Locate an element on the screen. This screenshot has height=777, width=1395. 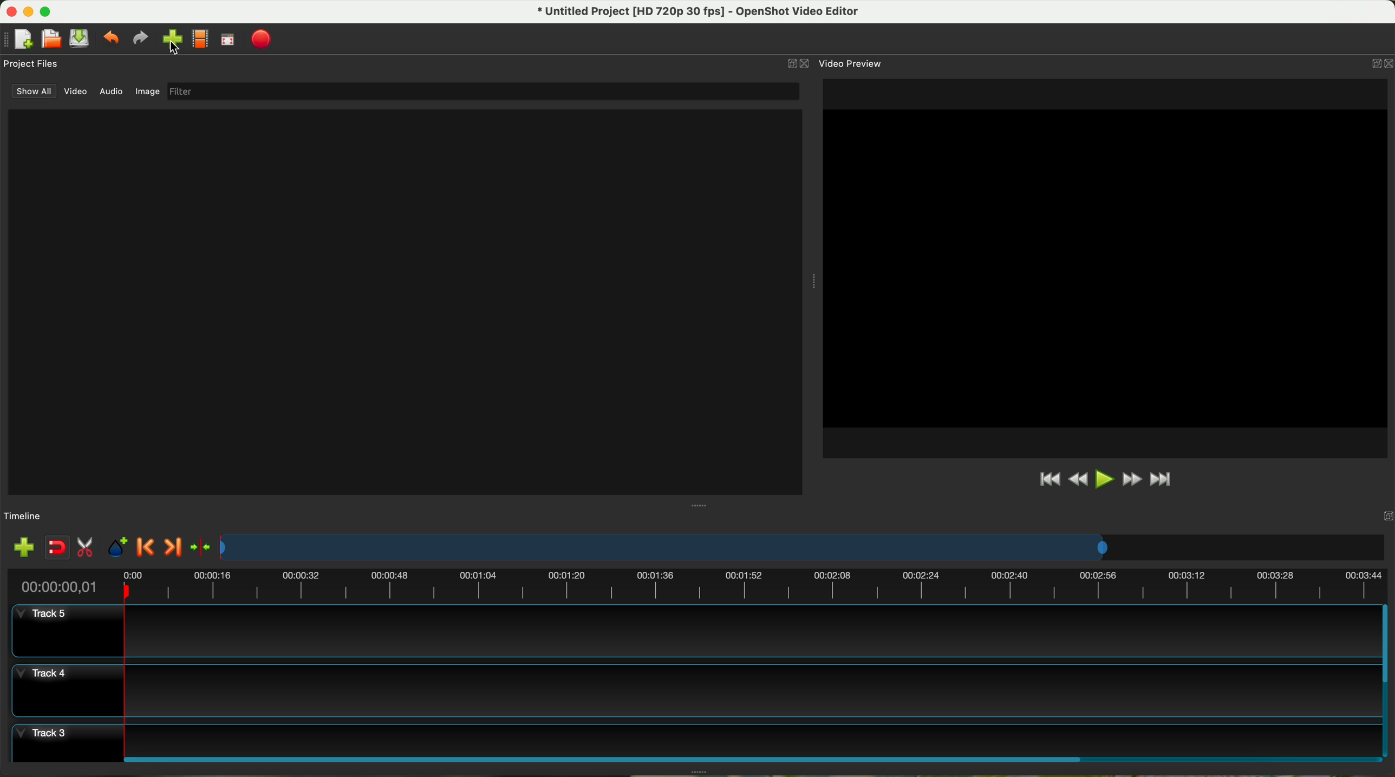
filter is located at coordinates (482, 91).